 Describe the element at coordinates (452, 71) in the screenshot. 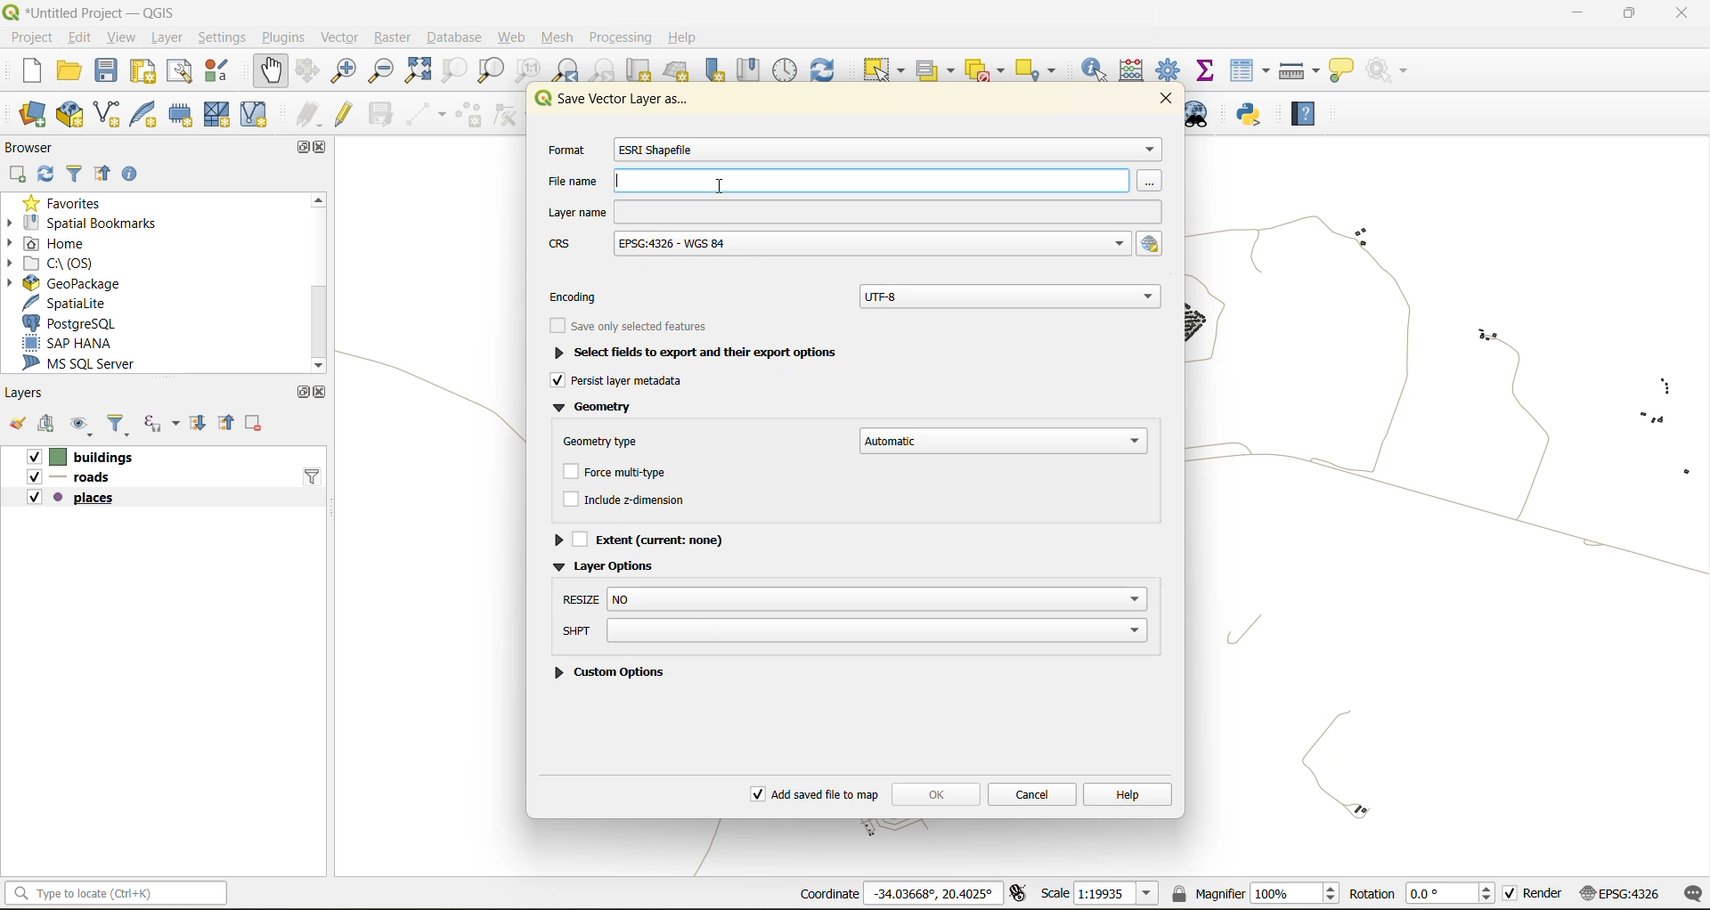

I see `zoom selection` at that location.